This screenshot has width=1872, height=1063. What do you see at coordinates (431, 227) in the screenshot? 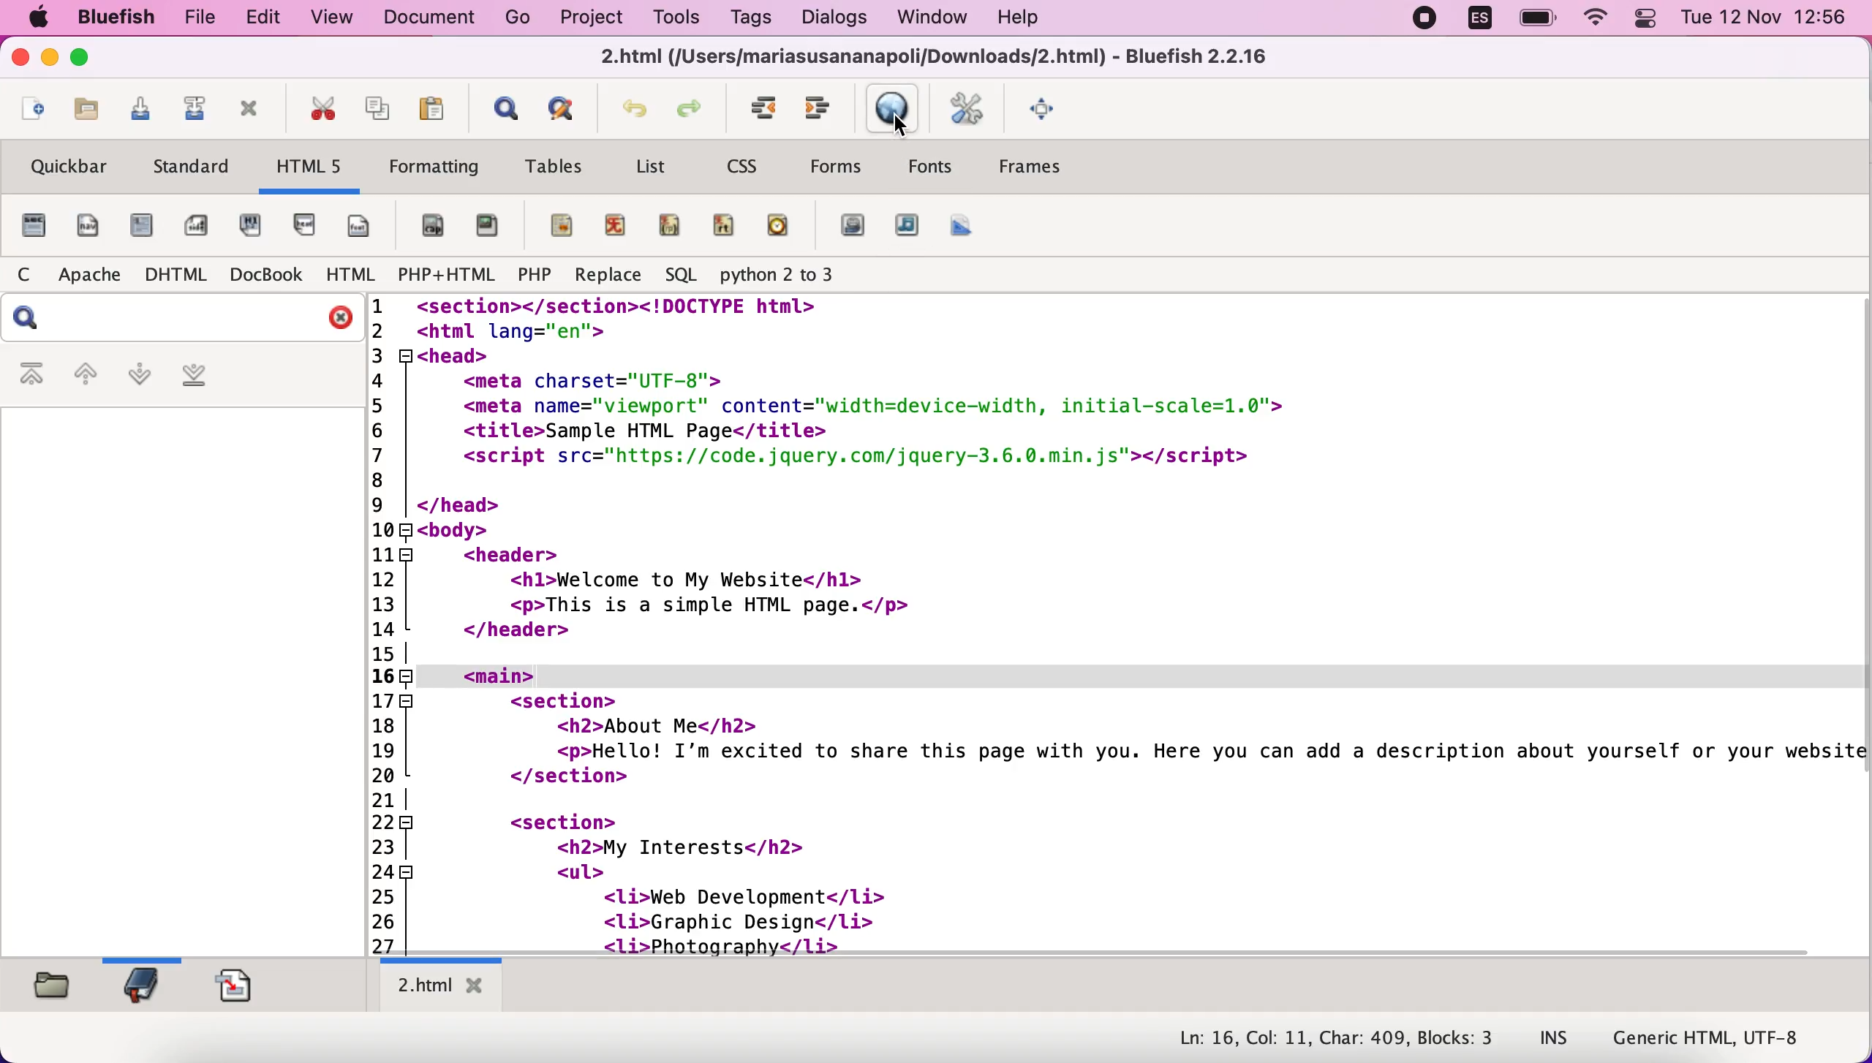
I see `non breaking space` at bounding box center [431, 227].